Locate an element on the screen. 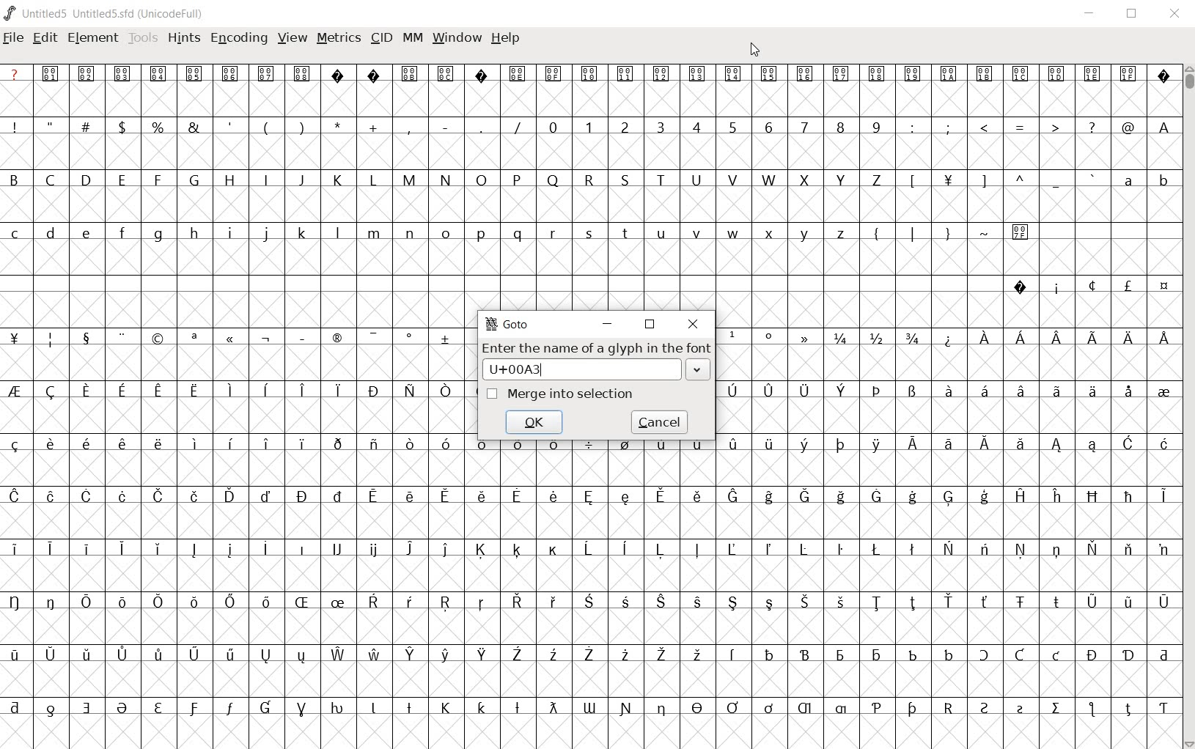  Symbol is located at coordinates (552, 654).